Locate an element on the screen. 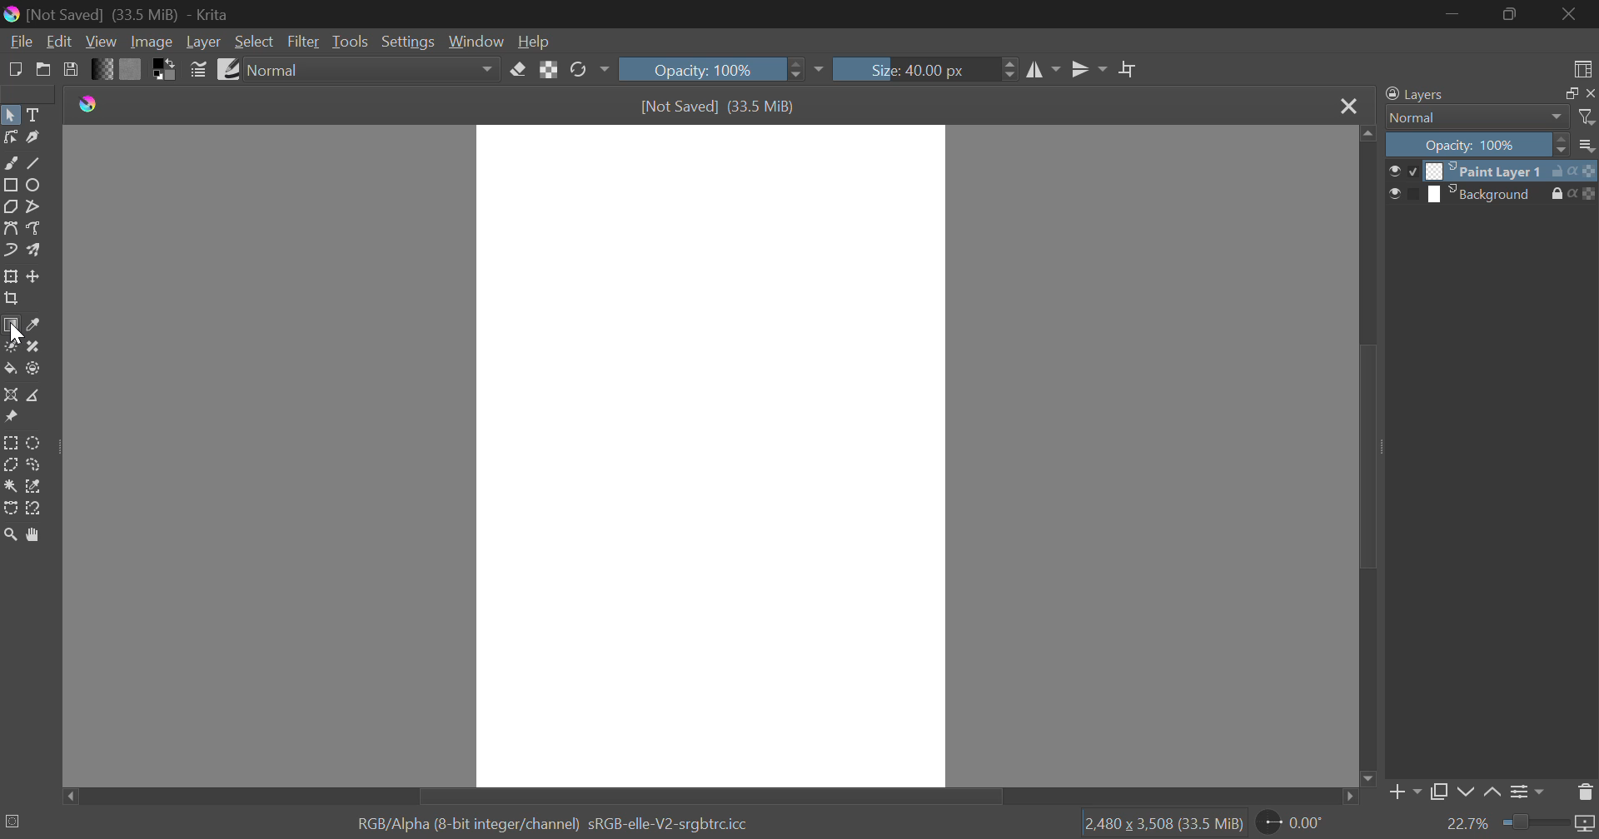 Image resolution: width=1599 pixels, height=839 pixels. Pattern is located at coordinates (131, 69).